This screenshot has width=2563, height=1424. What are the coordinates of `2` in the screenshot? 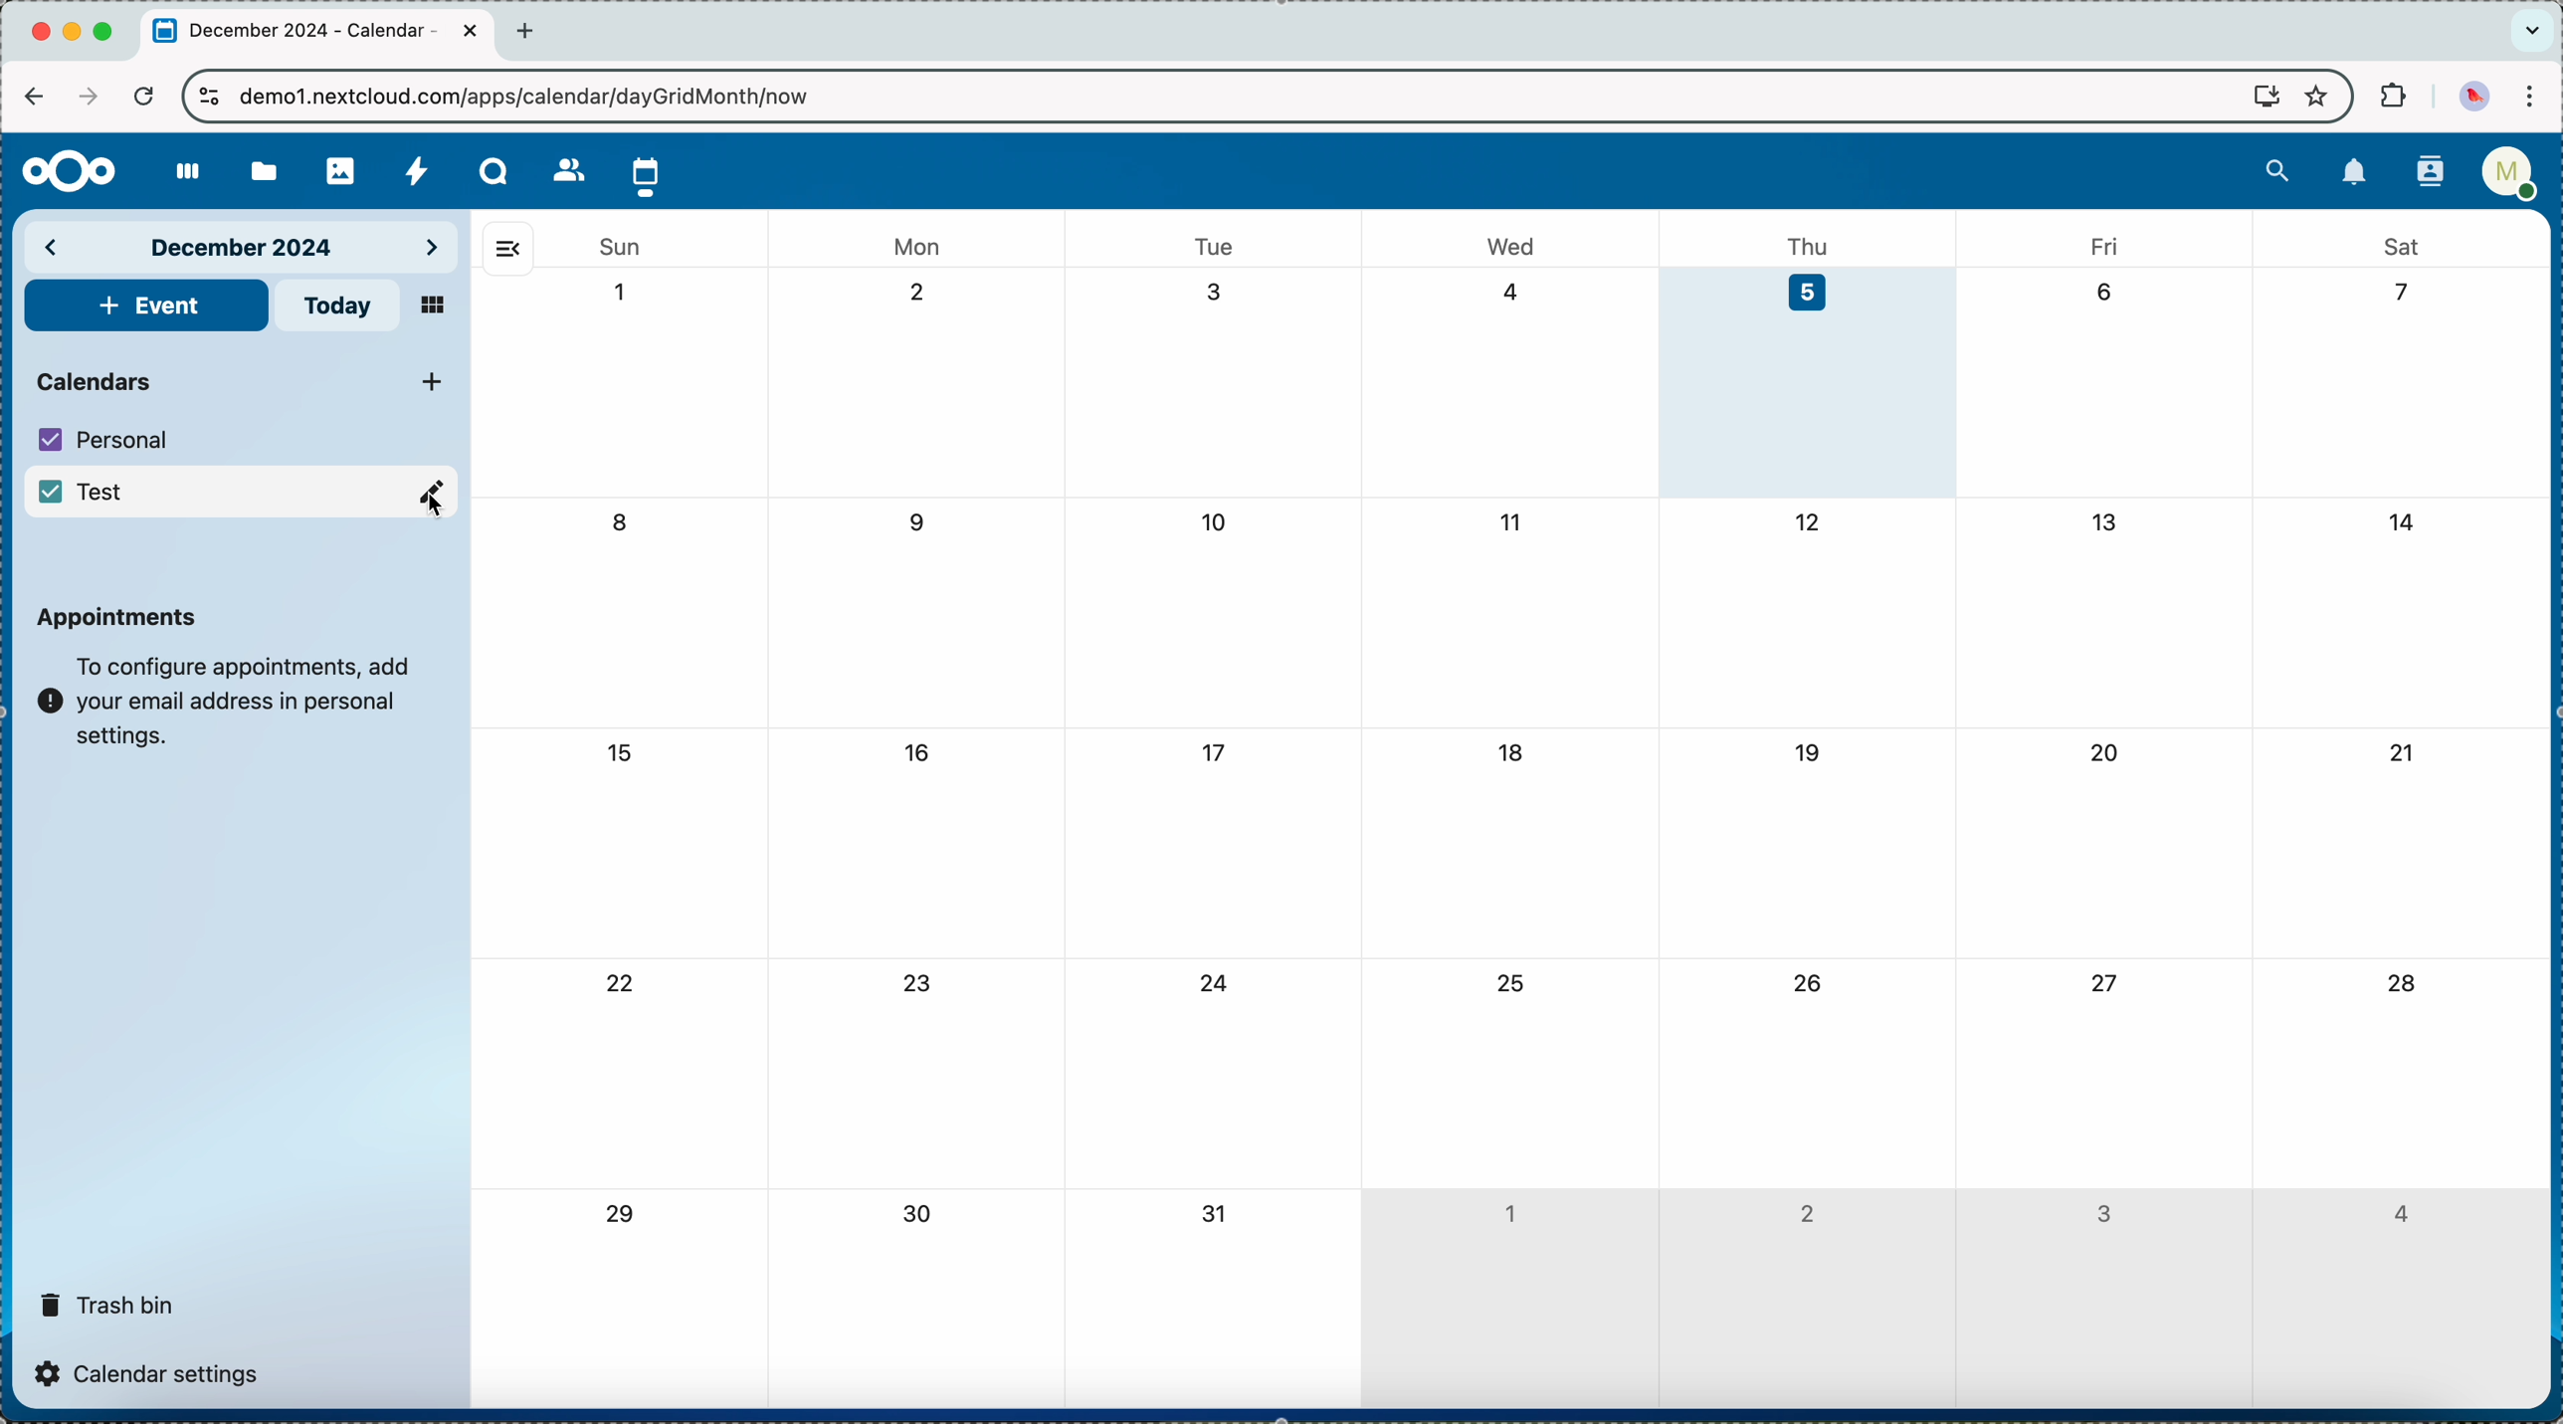 It's located at (925, 294).